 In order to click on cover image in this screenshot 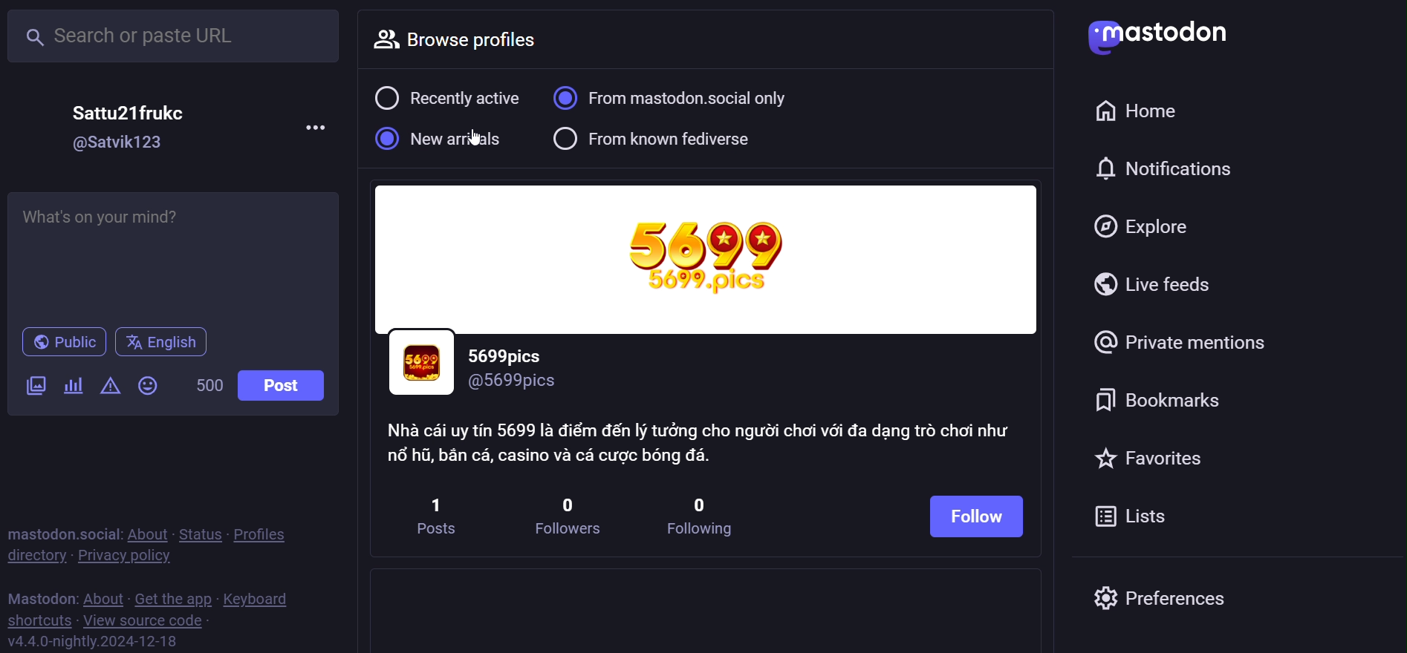, I will do `click(705, 255)`.